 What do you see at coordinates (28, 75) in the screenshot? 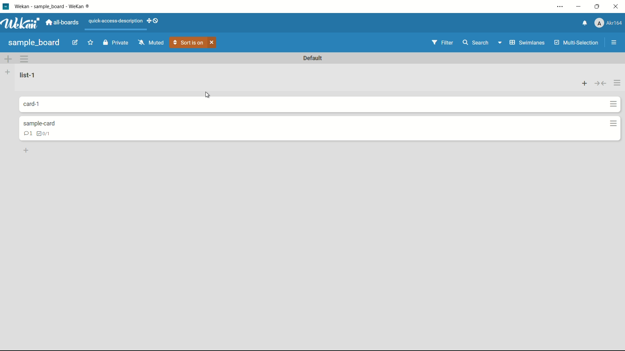
I see `list-1` at bounding box center [28, 75].